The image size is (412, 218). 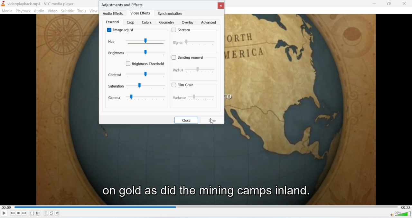 I want to click on Volume, so click(x=401, y=214).